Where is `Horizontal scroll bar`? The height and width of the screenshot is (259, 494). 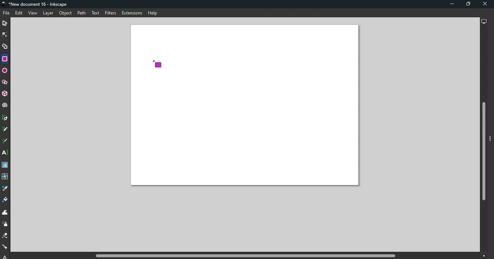
Horizontal scroll bar is located at coordinates (247, 256).